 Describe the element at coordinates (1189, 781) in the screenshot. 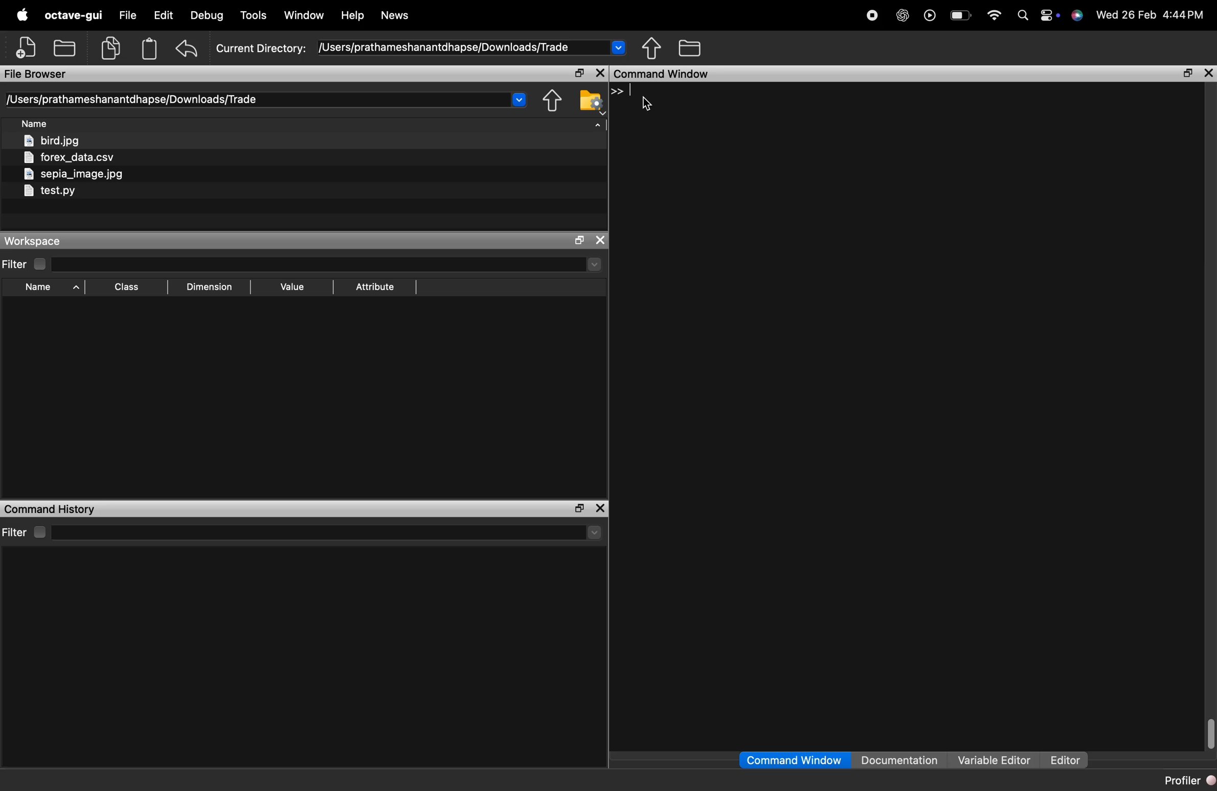

I see `Profiler` at that location.